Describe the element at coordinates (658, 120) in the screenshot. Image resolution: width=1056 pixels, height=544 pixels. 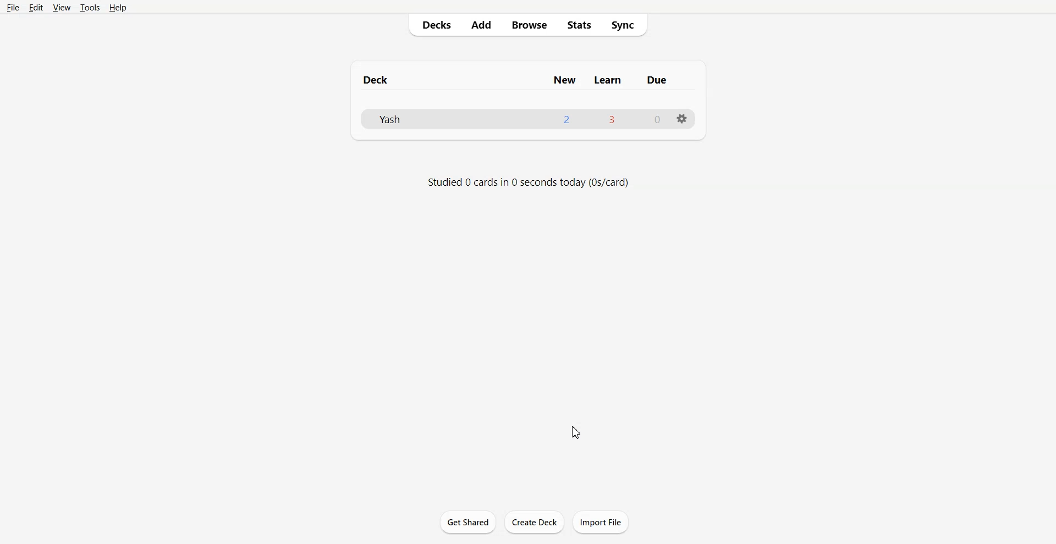
I see `0` at that location.